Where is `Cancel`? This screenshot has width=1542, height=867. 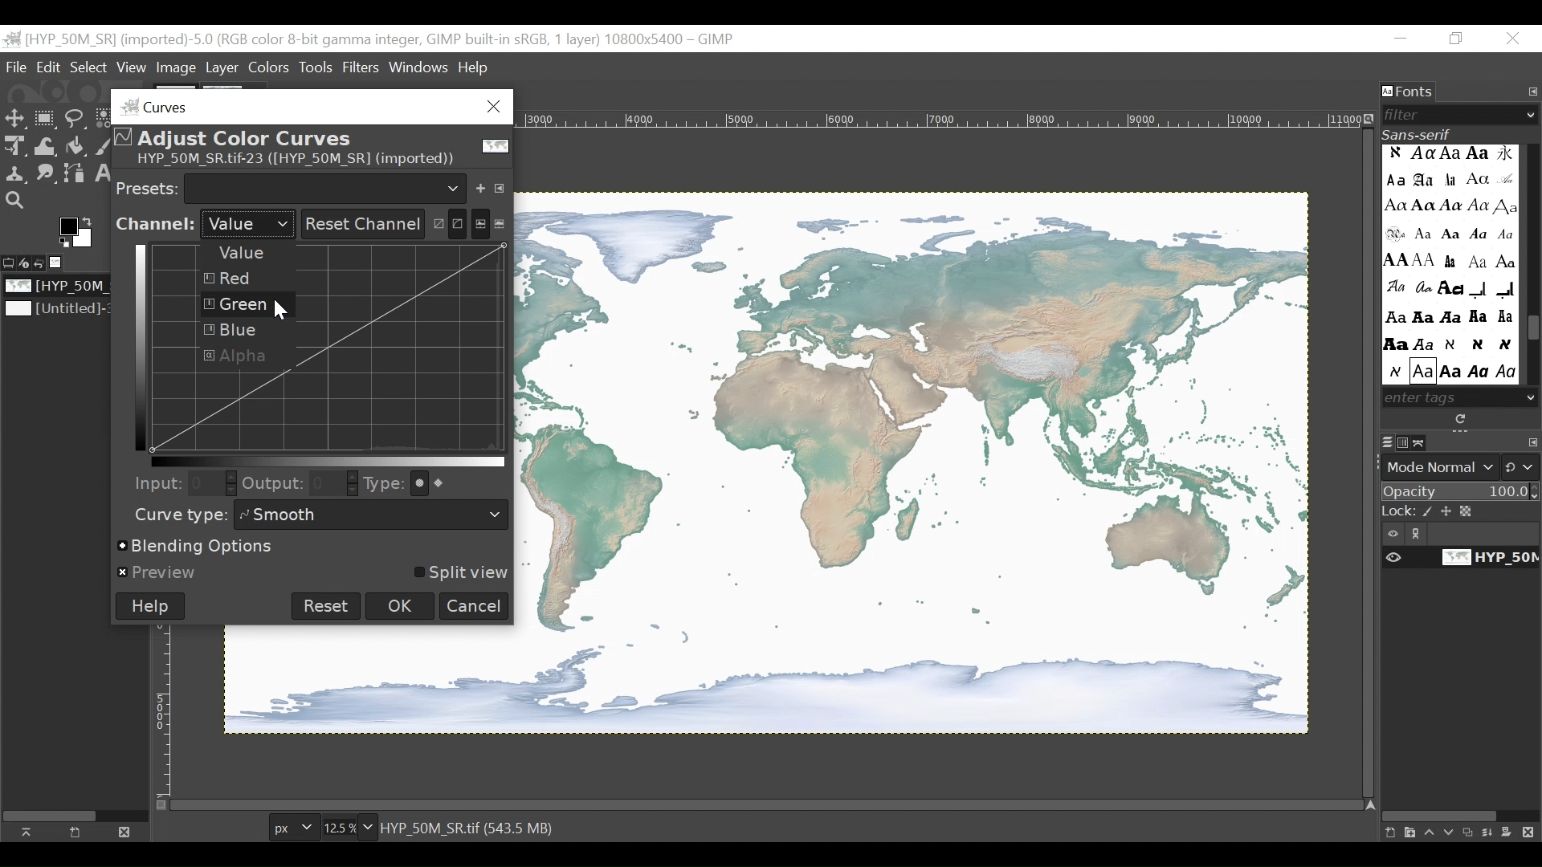 Cancel is located at coordinates (475, 606).